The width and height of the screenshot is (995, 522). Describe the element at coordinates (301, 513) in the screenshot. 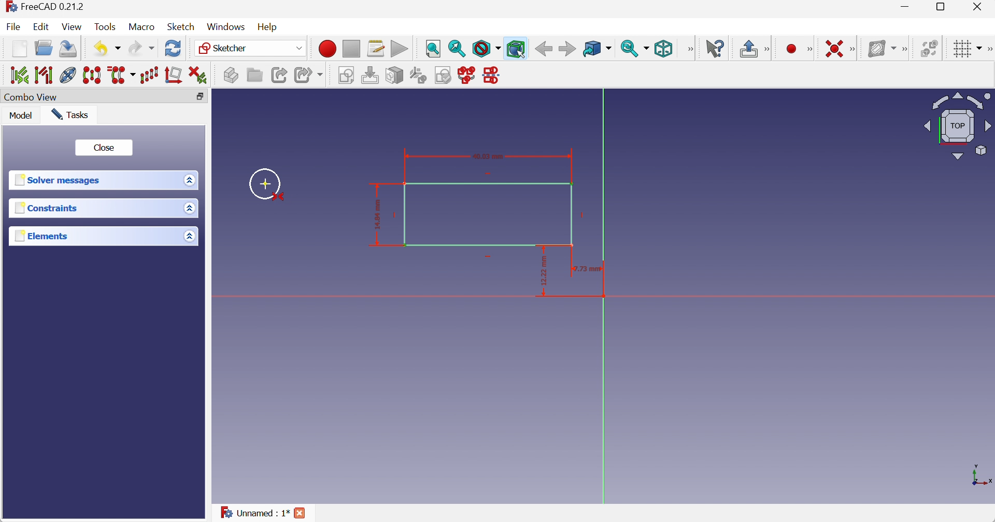

I see `Close` at that location.